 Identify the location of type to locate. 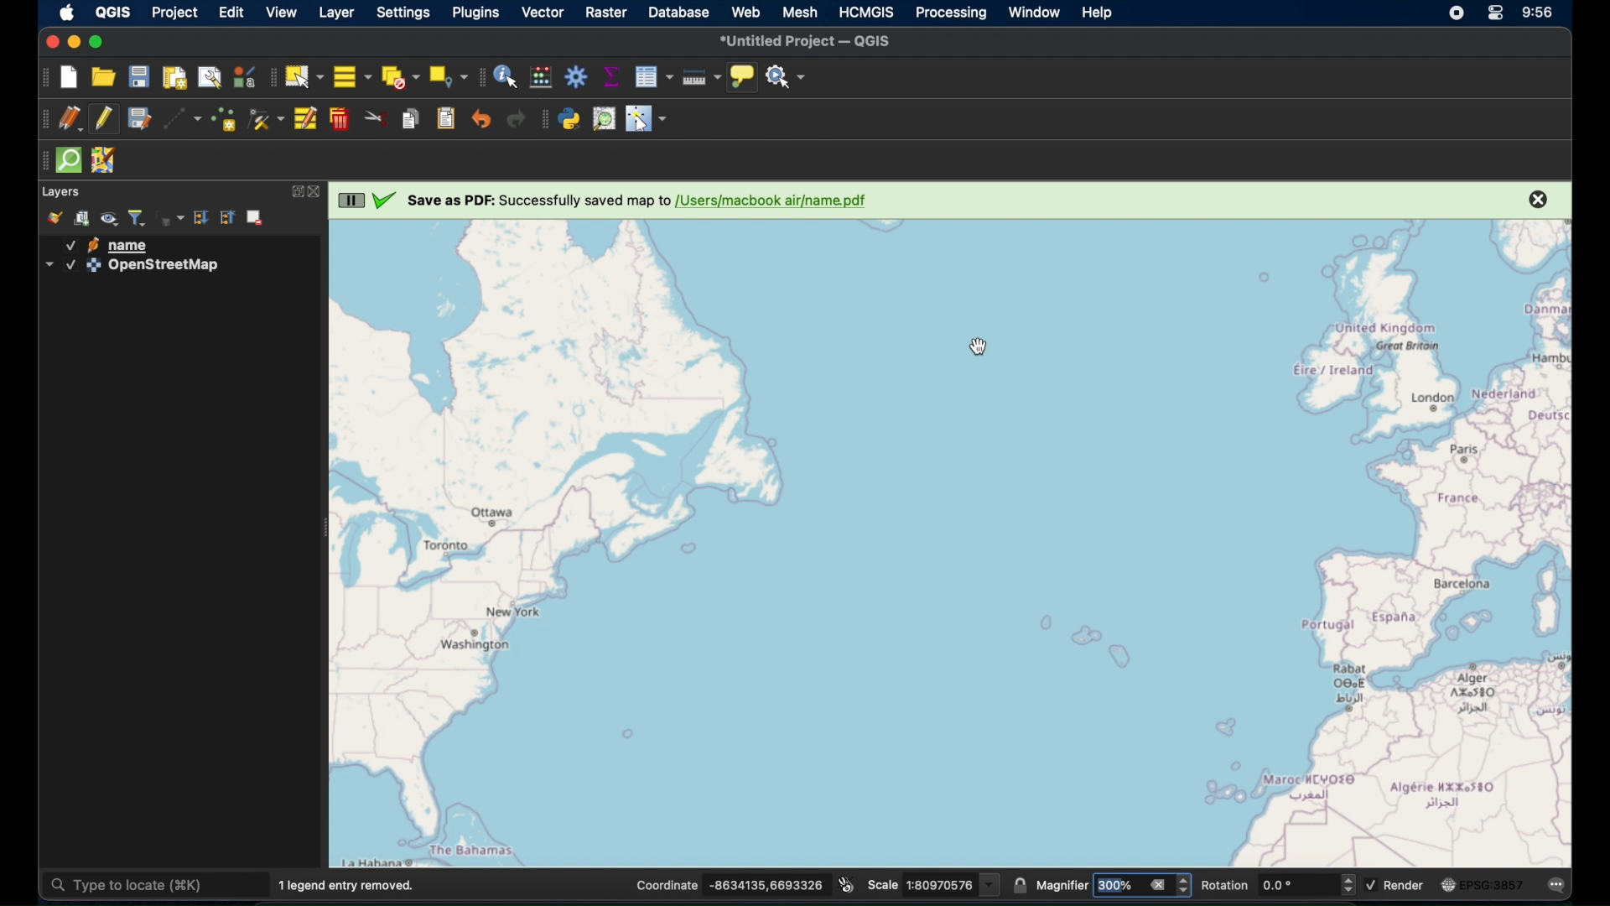
(153, 883).